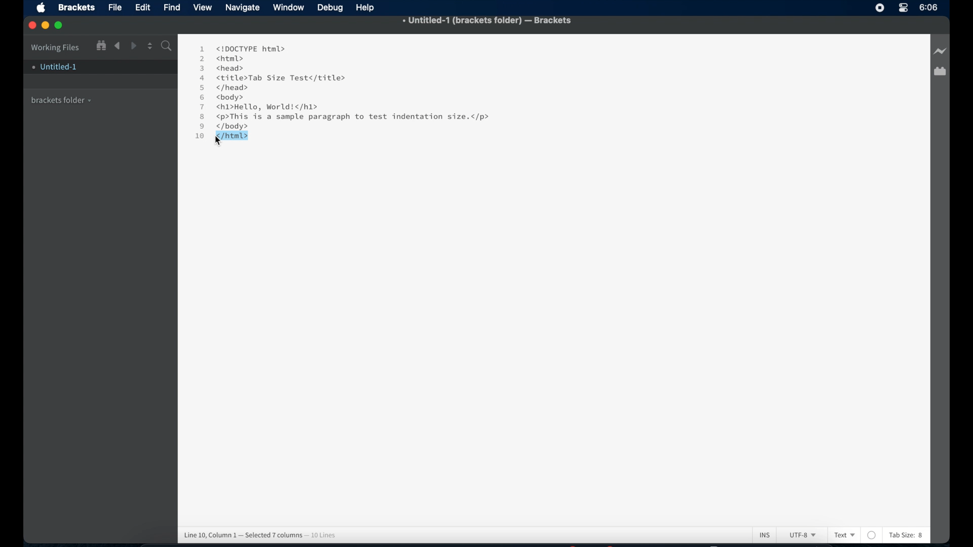  I want to click on Recording, so click(903, 9).